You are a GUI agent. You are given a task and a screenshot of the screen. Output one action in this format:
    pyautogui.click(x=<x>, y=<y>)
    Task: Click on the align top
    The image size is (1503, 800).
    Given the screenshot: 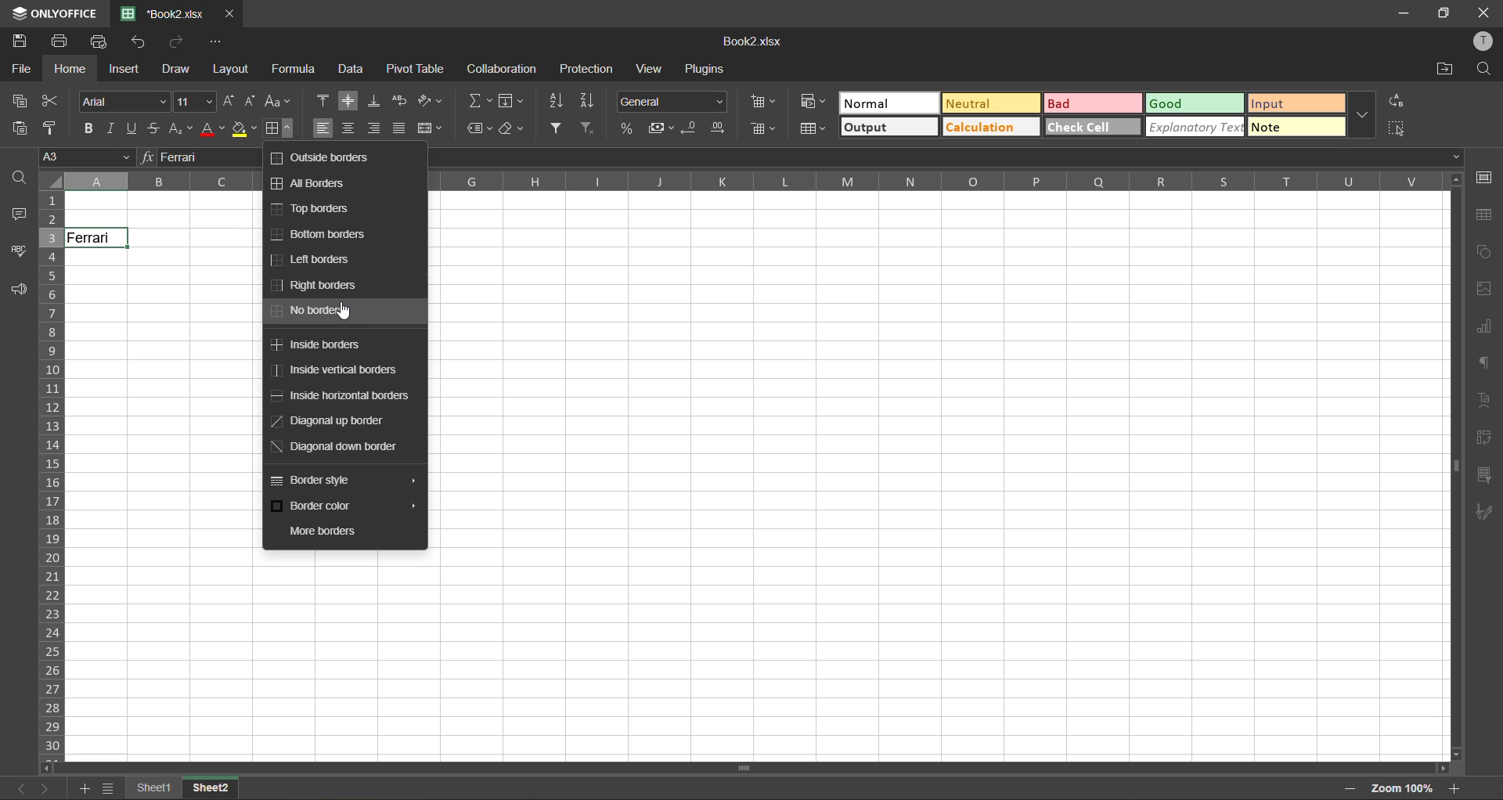 What is the action you would take?
    pyautogui.click(x=324, y=99)
    